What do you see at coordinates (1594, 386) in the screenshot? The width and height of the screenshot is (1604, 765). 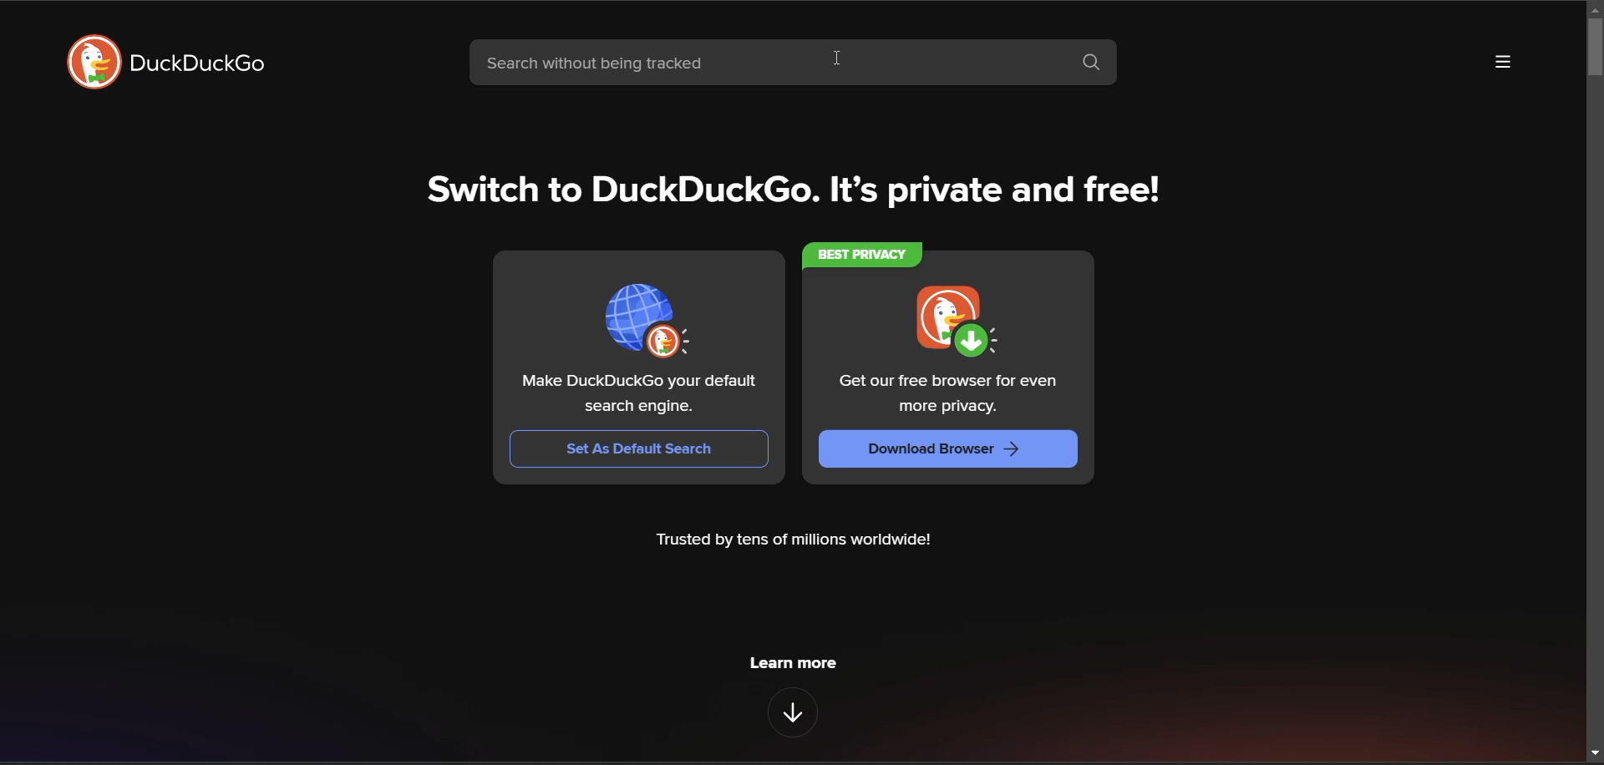 I see `vertical scroll bar` at bounding box center [1594, 386].